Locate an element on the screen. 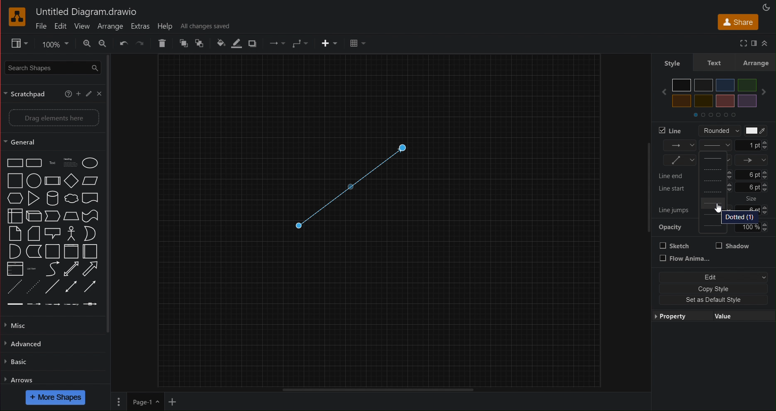  arrow up is located at coordinates (765, 44).